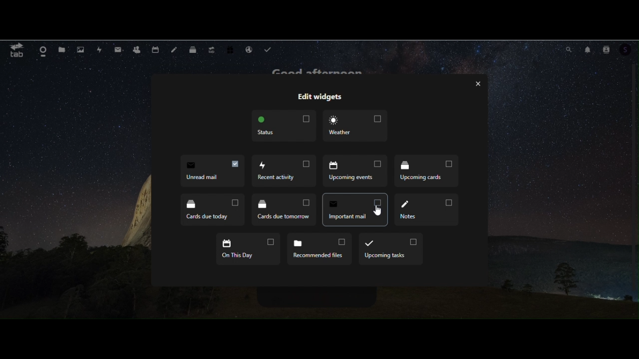 The image size is (639, 359). I want to click on free trail, so click(231, 48).